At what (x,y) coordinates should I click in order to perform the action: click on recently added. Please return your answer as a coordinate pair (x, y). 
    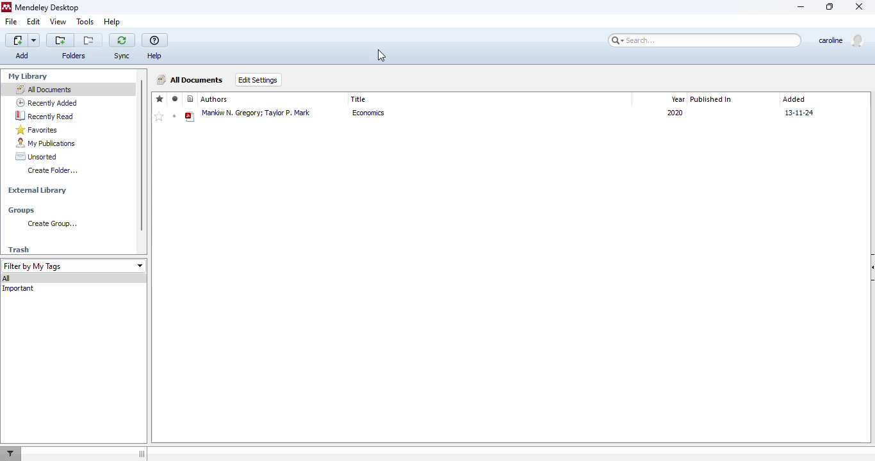
    Looking at the image, I should click on (47, 102).